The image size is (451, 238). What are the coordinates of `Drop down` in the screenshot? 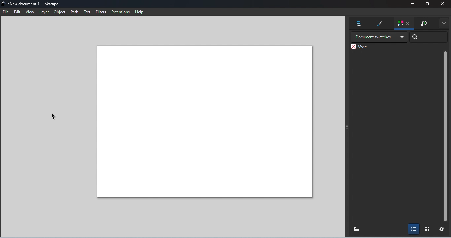 It's located at (378, 37).